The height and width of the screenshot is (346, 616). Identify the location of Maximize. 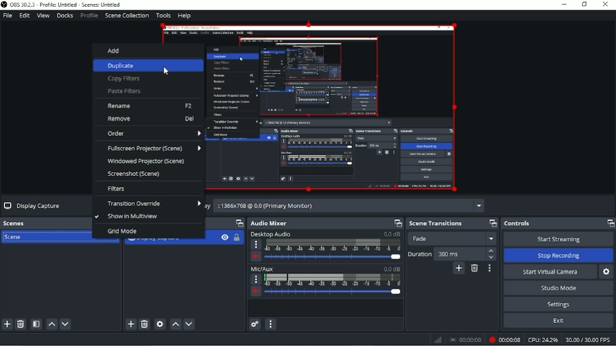
(396, 223).